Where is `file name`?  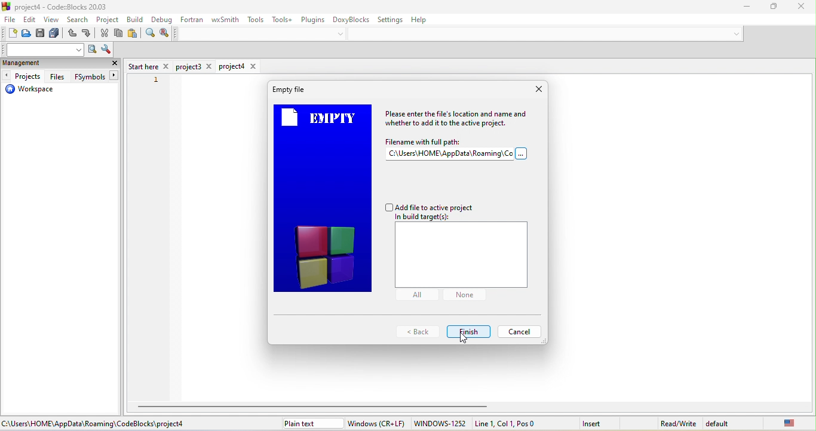 file name is located at coordinates (458, 150).